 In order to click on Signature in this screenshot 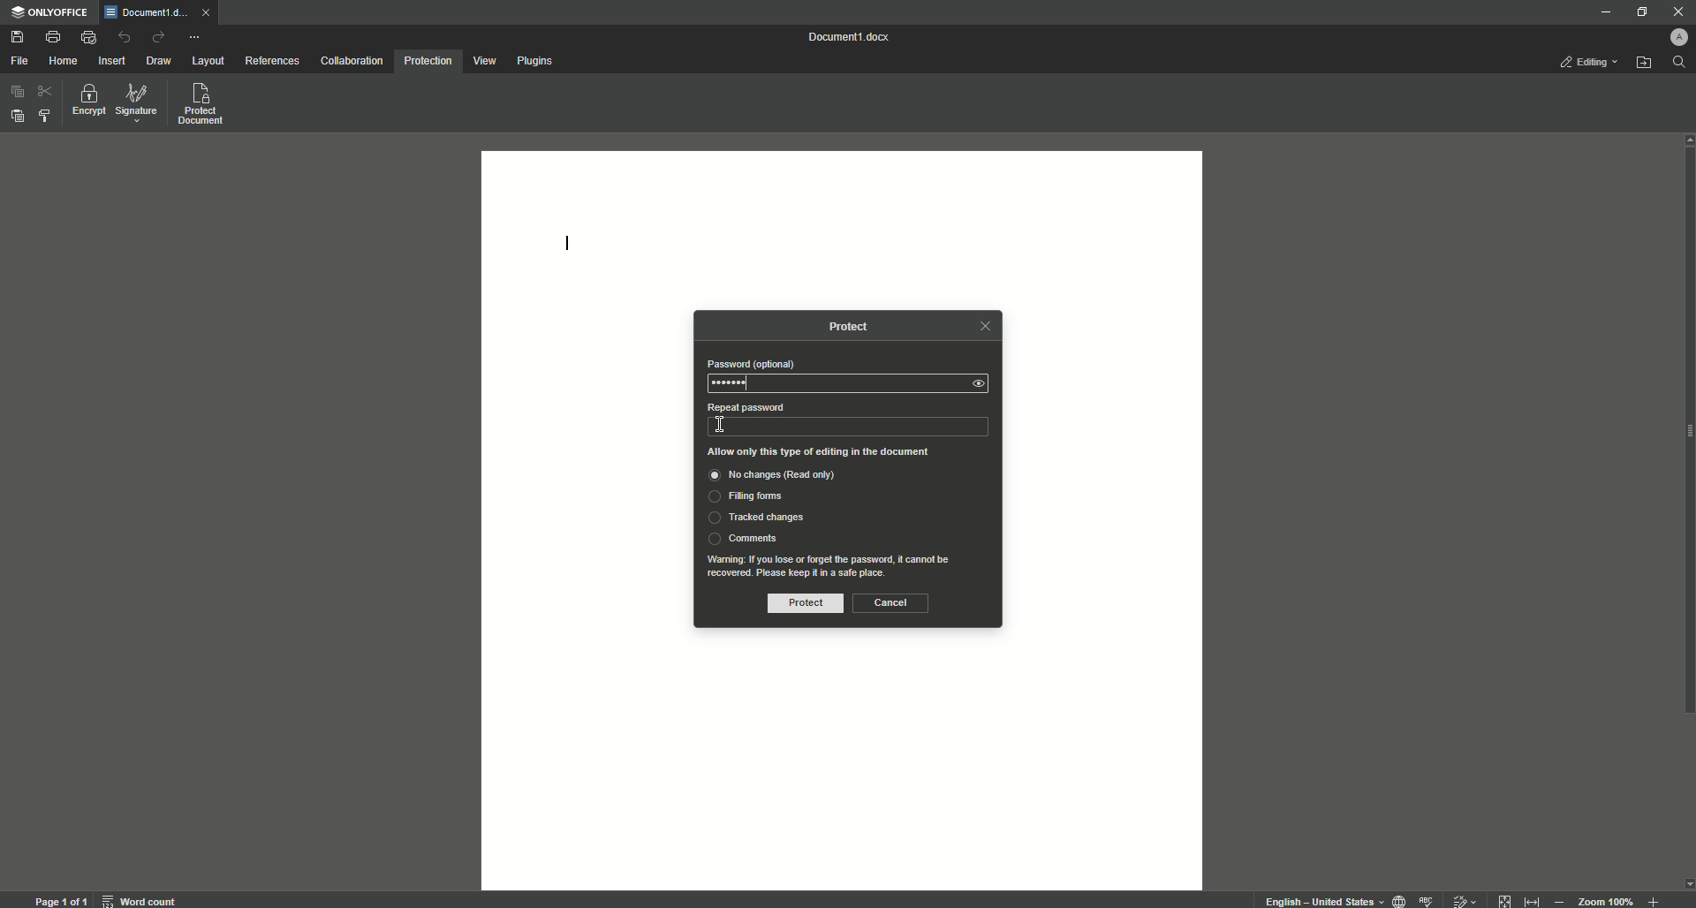, I will do `click(137, 103)`.